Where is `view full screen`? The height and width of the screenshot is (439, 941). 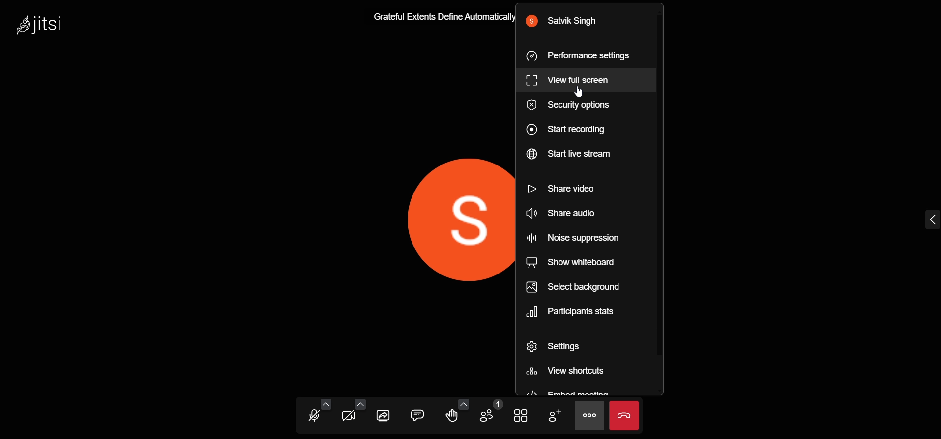
view full screen is located at coordinates (572, 79).